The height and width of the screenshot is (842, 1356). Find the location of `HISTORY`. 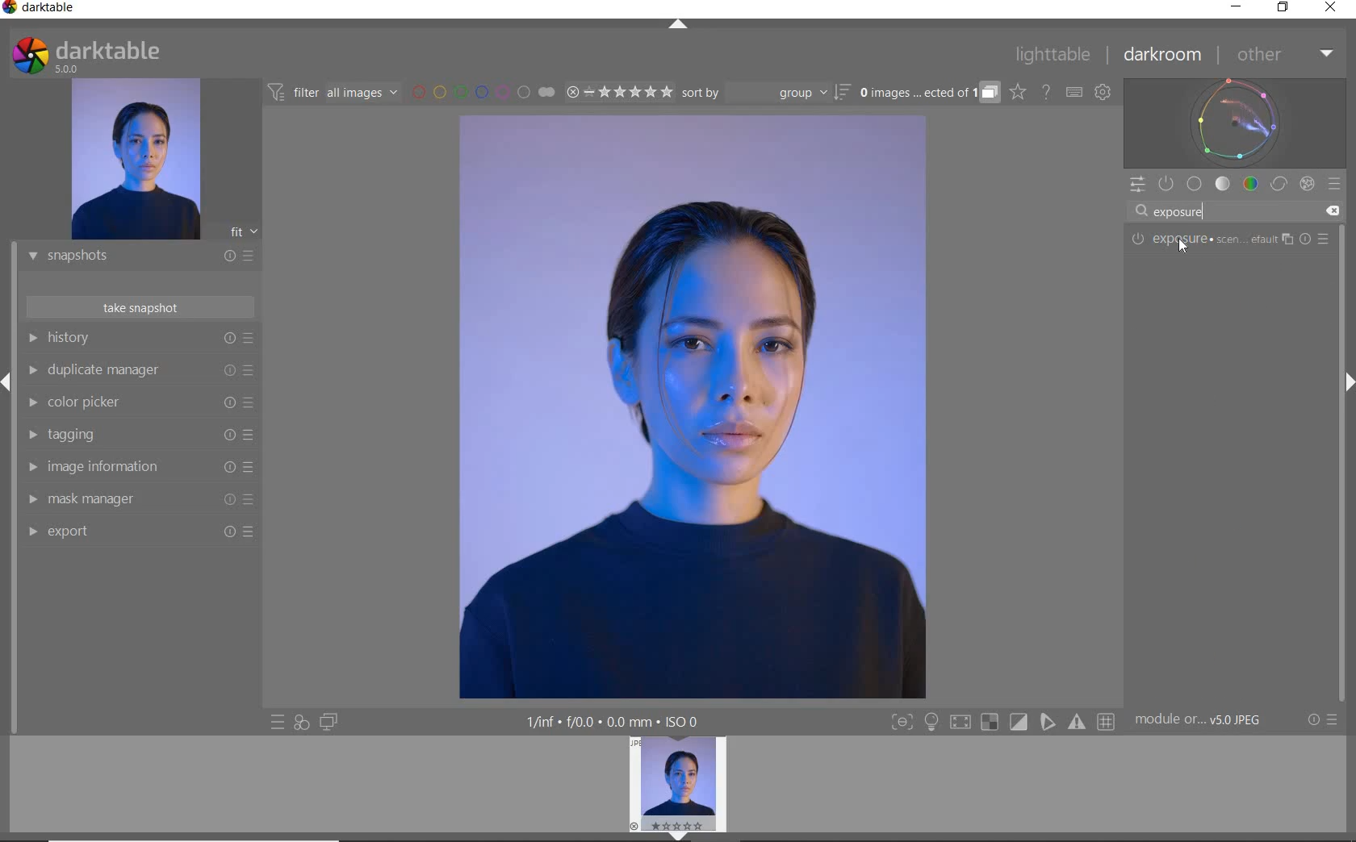

HISTORY is located at coordinates (141, 341).